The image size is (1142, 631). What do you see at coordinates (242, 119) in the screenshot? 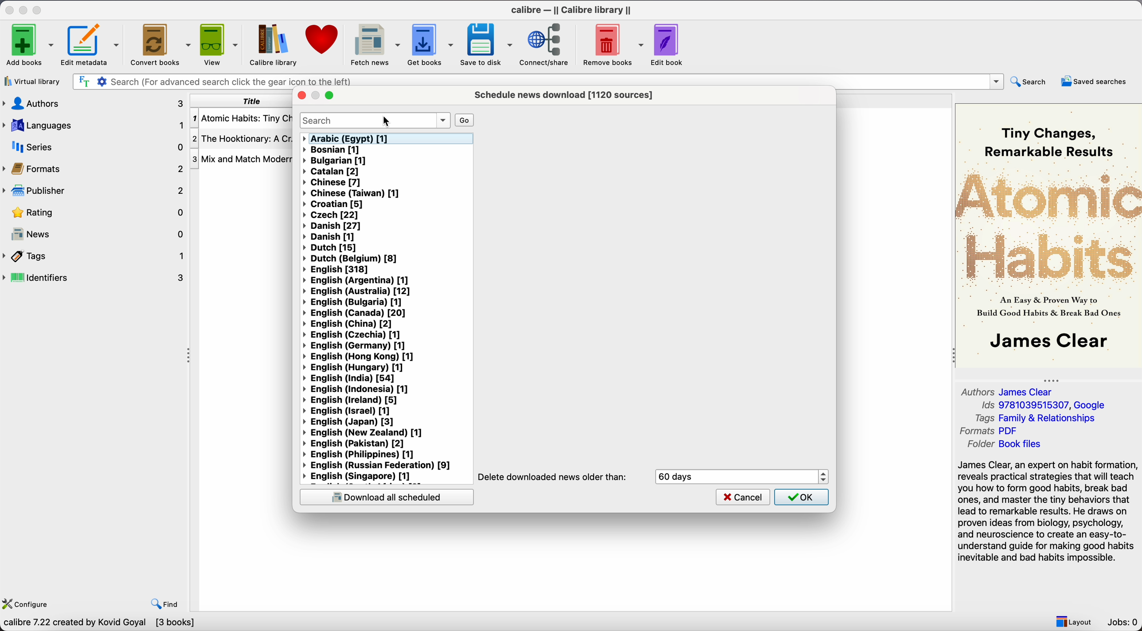
I see `Atomic Habits: Tiny Ch...` at bounding box center [242, 119].